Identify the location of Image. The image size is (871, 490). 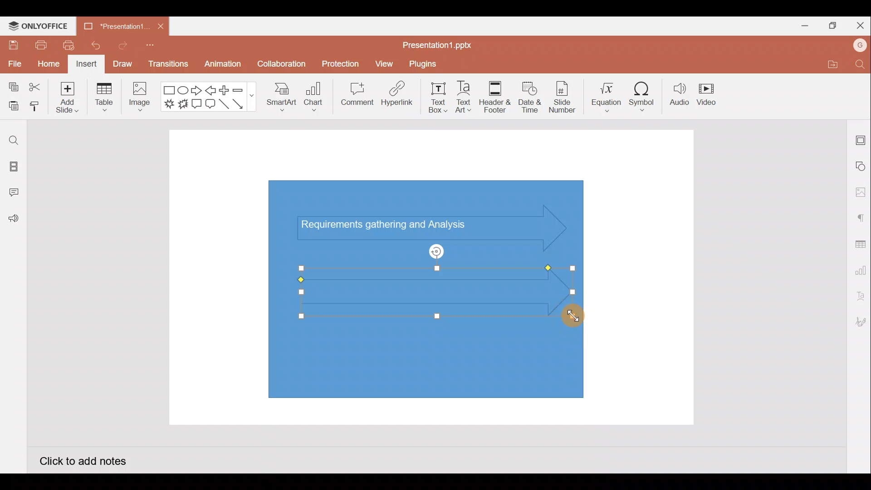
(138, 99).